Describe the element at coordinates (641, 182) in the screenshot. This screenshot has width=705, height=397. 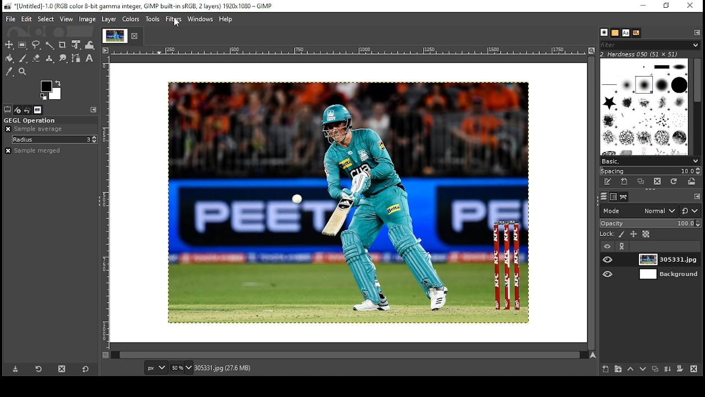
I see `duplicate brush` at that location.